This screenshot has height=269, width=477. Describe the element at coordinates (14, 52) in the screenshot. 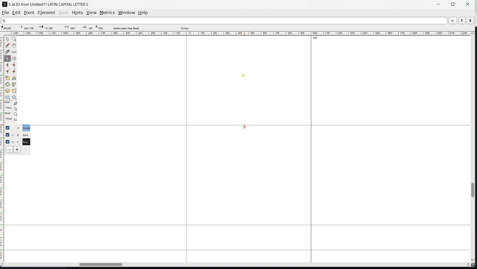

I see `measure distance, angle between two points` at that location.